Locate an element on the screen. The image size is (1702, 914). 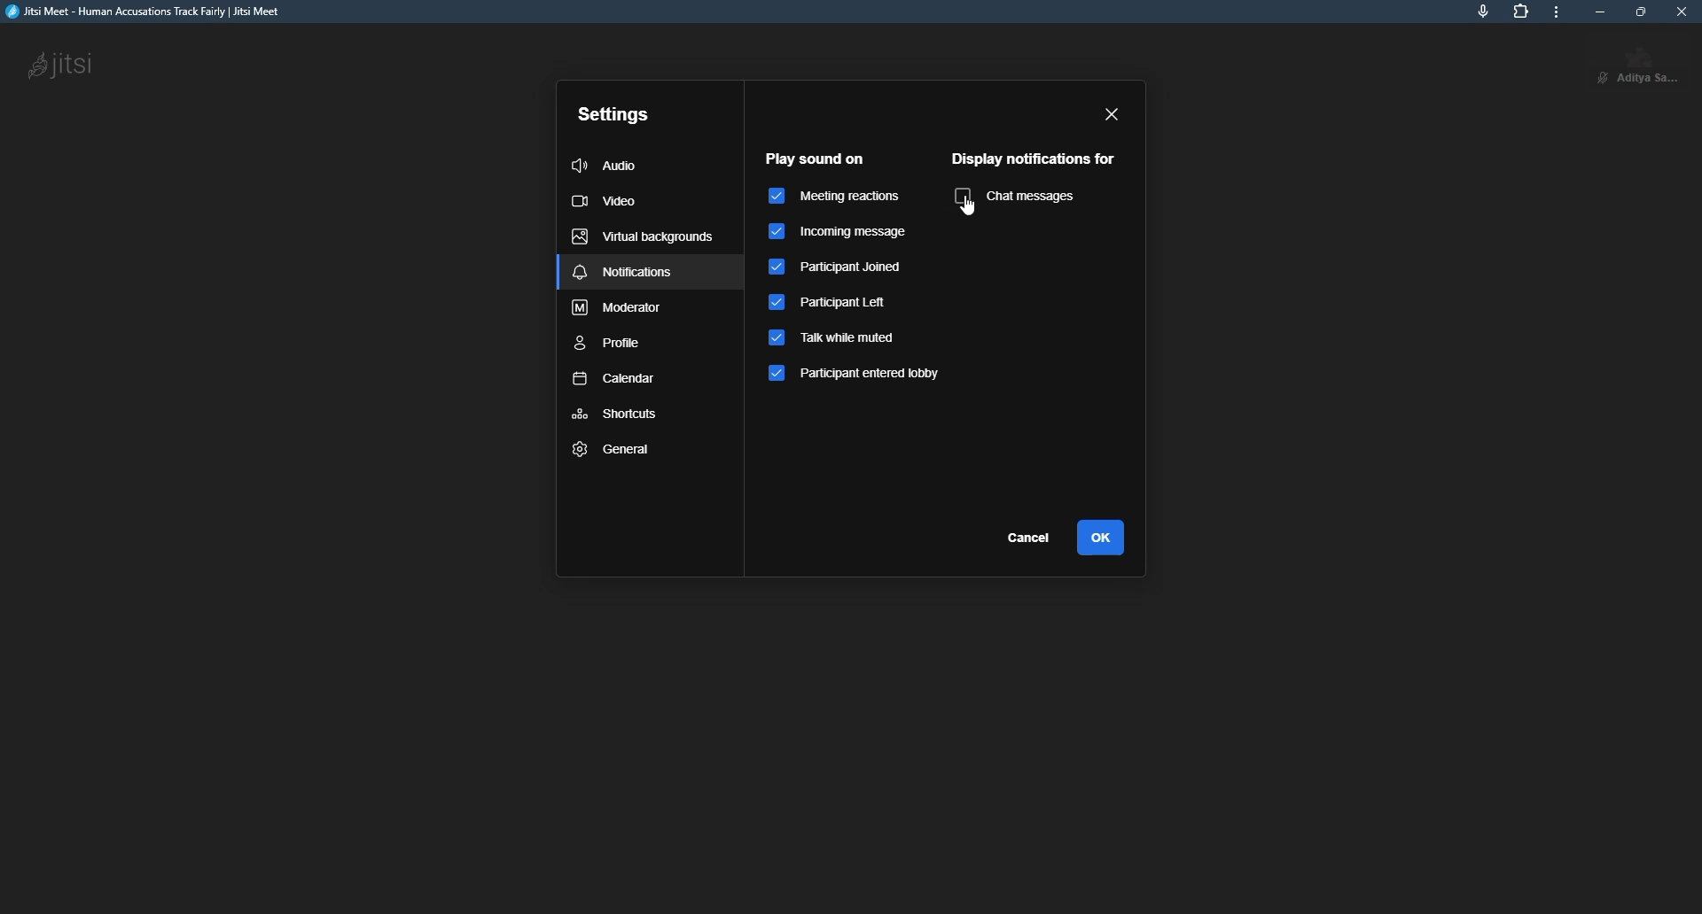
mic is located at coordinates (1482, 9).